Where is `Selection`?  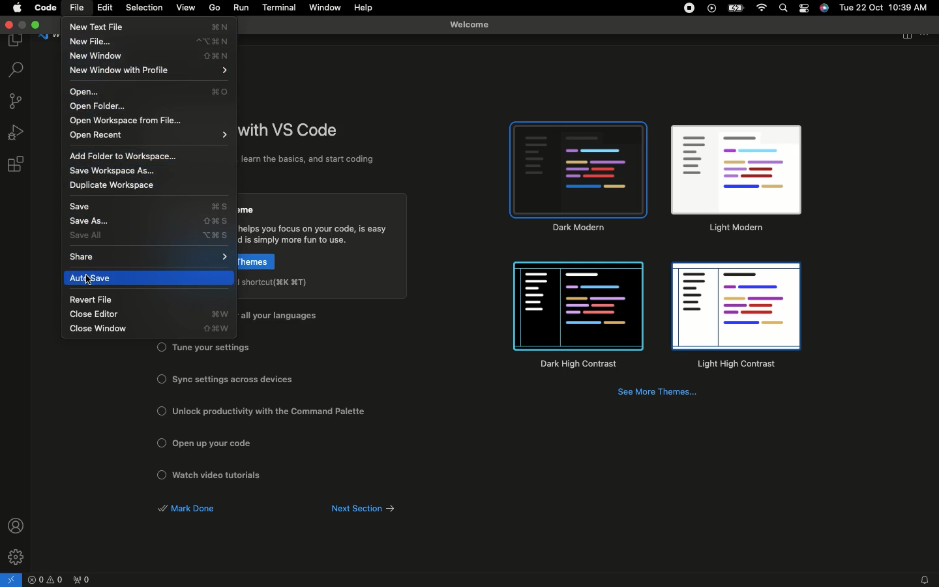
Selection is located at coordinates (146, 8).